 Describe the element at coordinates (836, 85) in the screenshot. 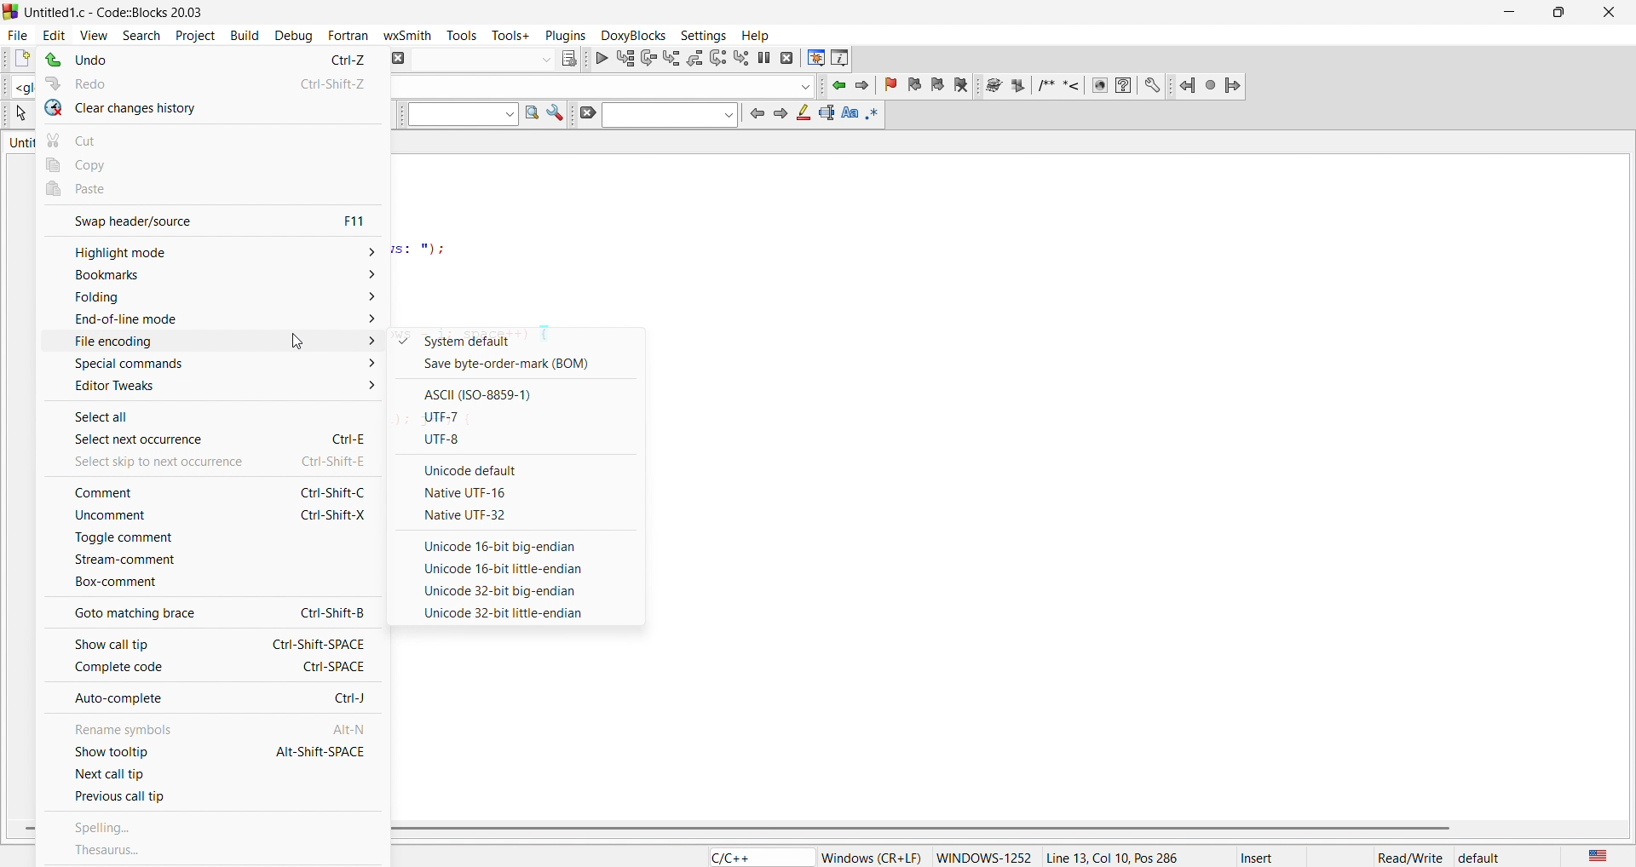

I see `jump backward` at that location.